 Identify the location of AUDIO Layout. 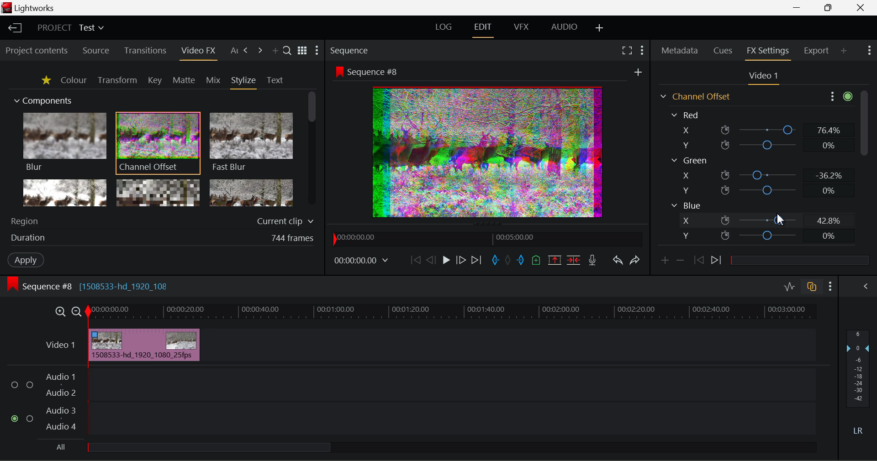
(565, 29).